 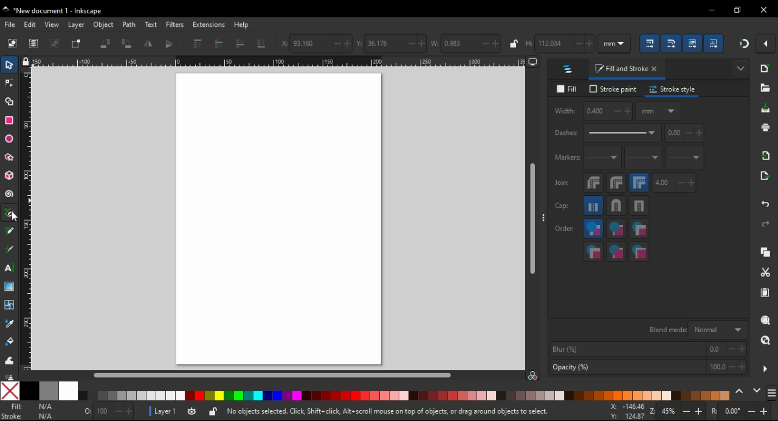 What do you see at coordinates (245, 396) in the screenshot?
I see `color tone pallete` at bounding box center [245, 396].